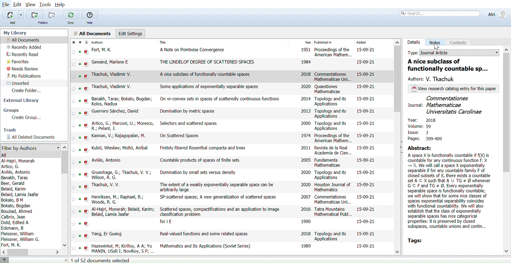  Describe the element at coordinates (90, 15) in the screenshot. I see `Help` at that location.